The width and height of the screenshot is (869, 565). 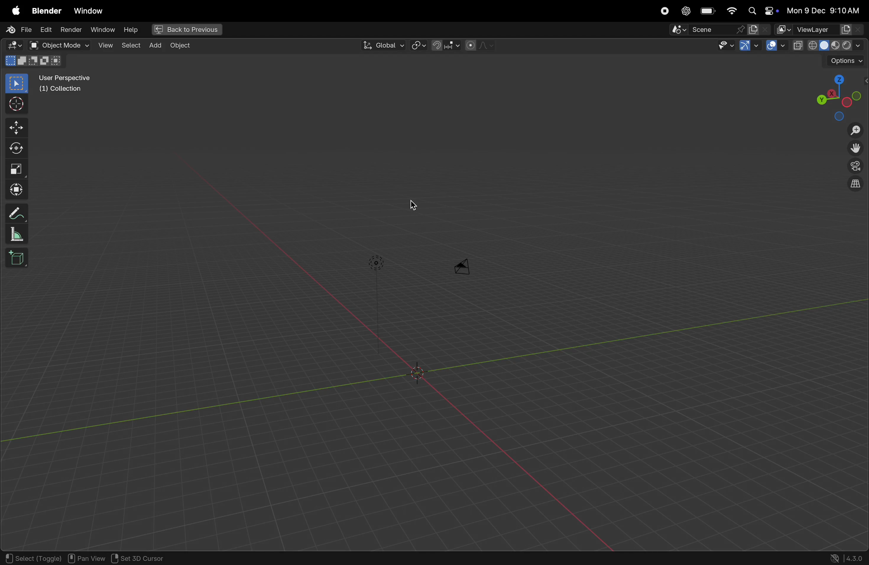 I want to click on snap, so click(x=444, y=45).